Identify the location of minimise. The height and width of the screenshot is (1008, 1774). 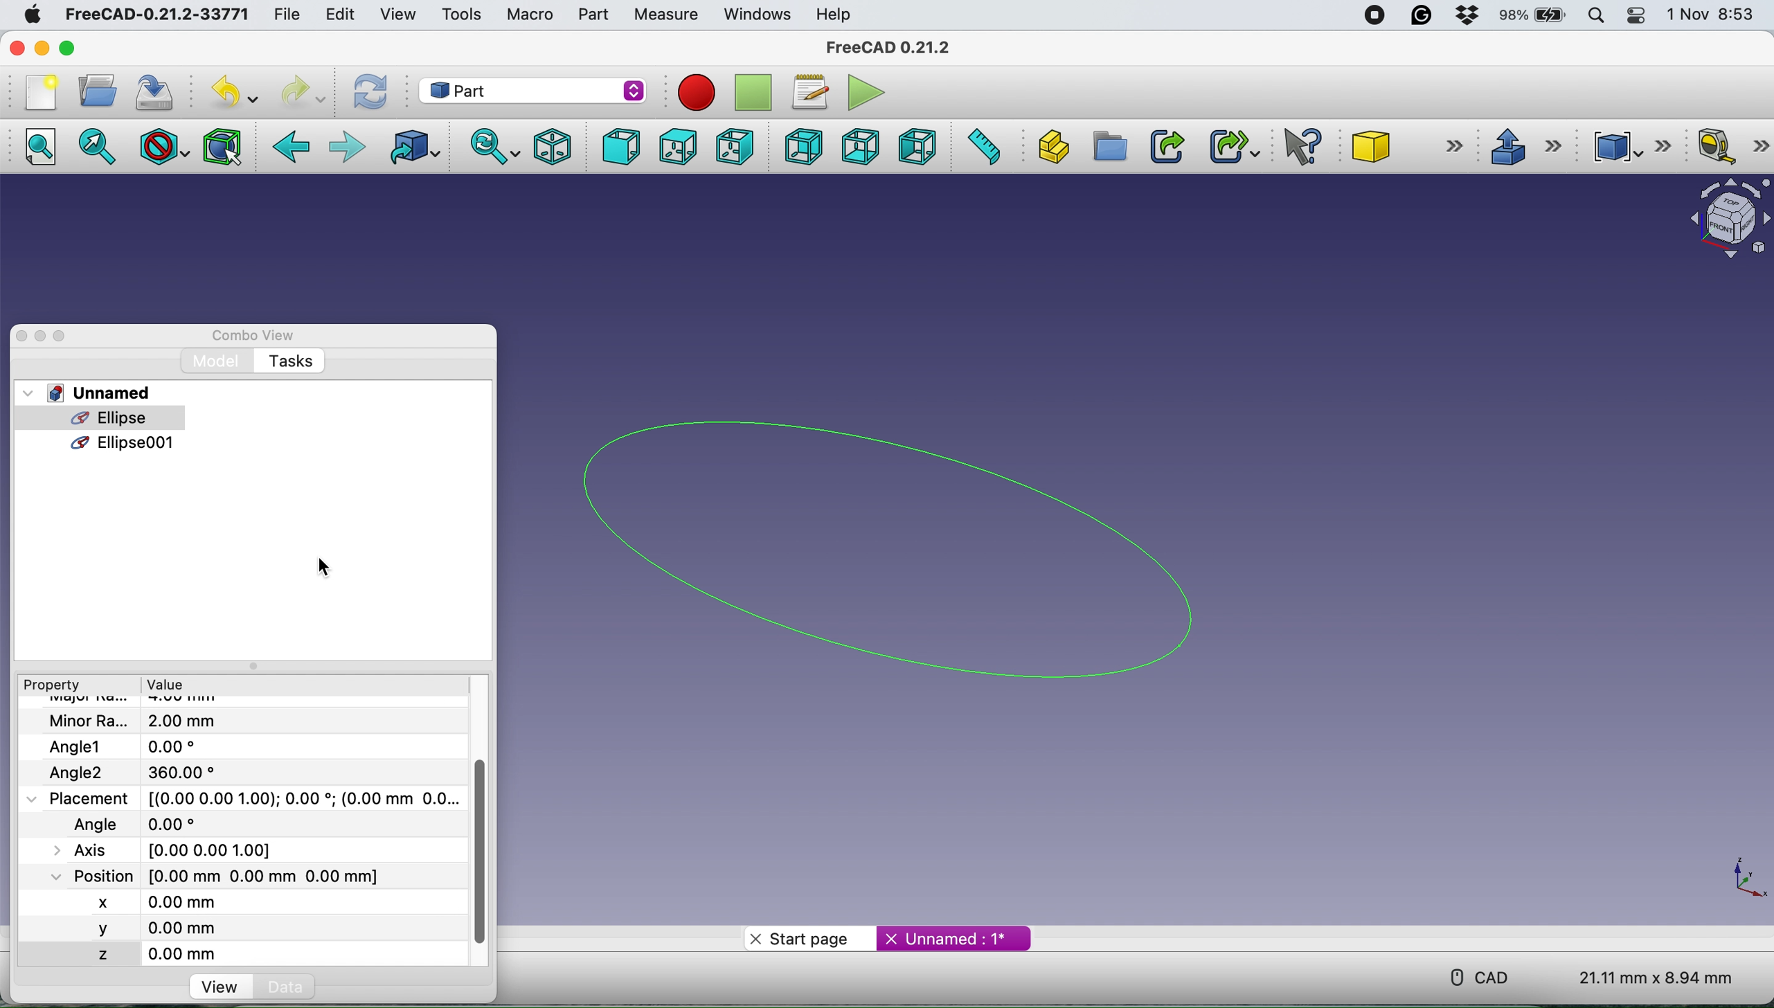
(39, 48).